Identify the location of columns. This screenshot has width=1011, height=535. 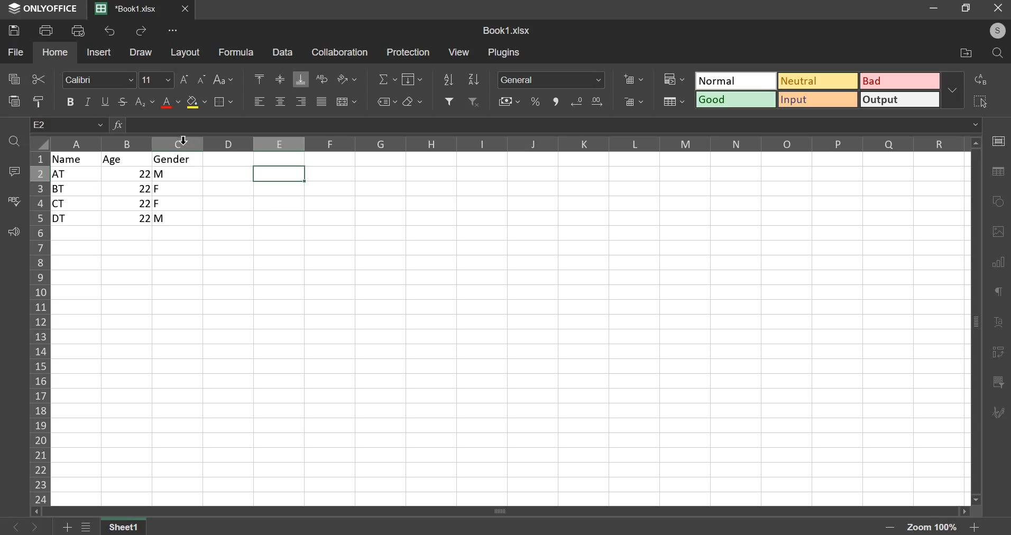
(510, 143).